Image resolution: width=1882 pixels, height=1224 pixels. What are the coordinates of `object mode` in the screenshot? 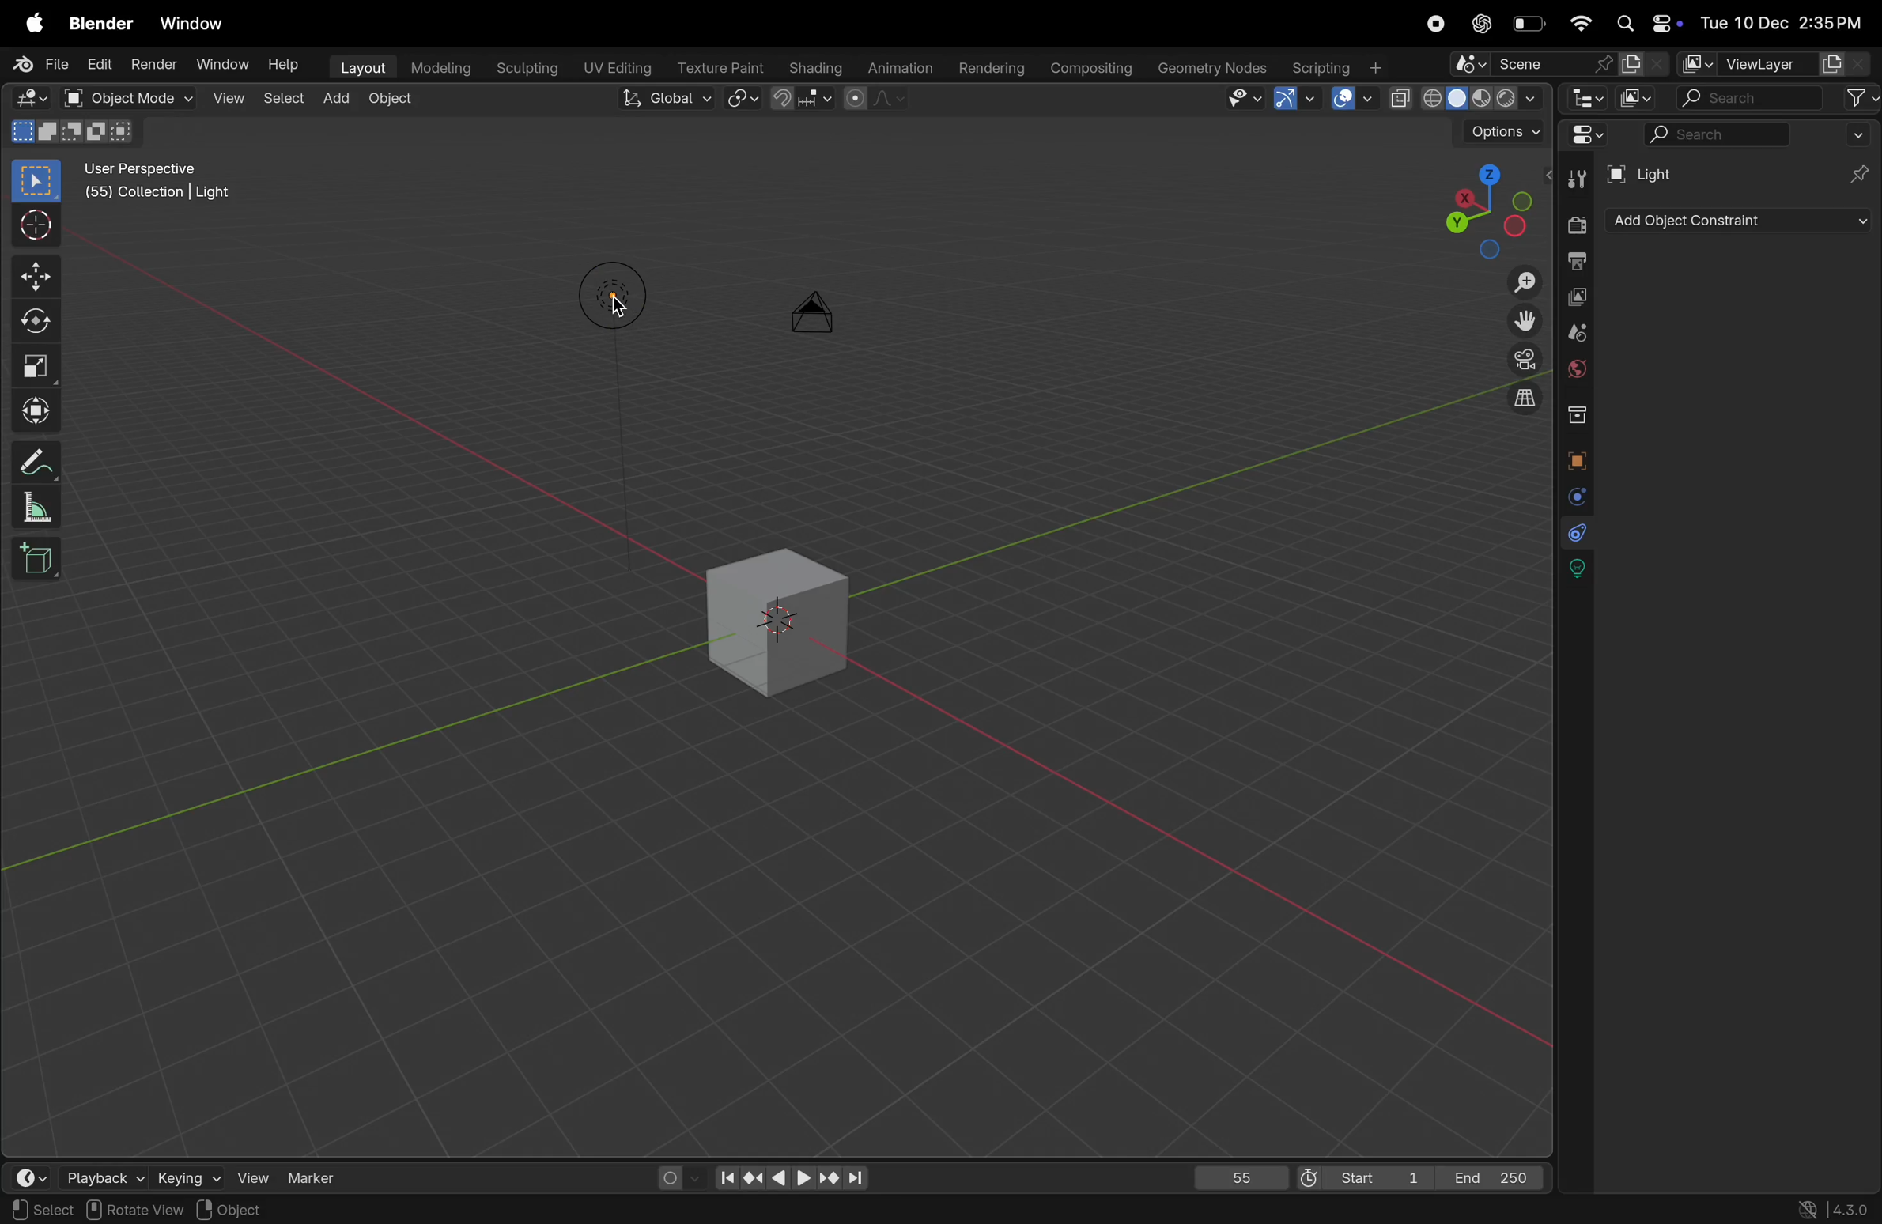 It's located at (127, 97).